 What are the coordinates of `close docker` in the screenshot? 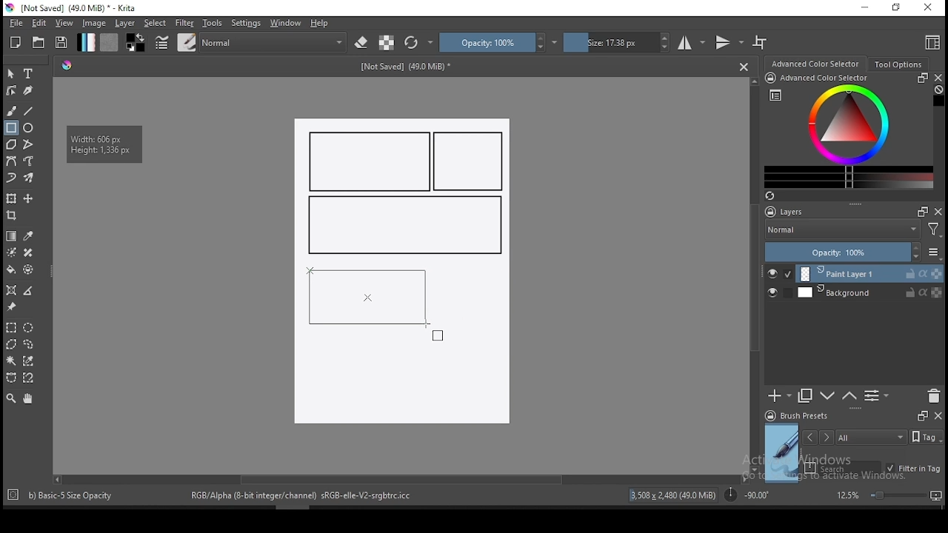 It's located at (938, 78).